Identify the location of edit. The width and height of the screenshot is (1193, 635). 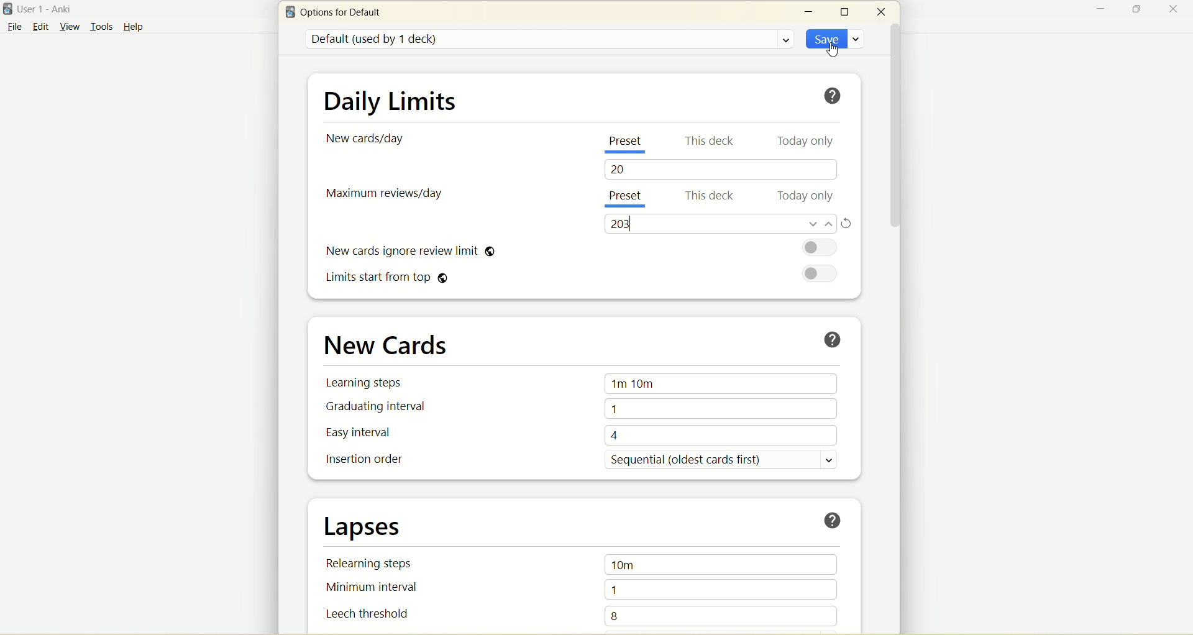
(42, 28).